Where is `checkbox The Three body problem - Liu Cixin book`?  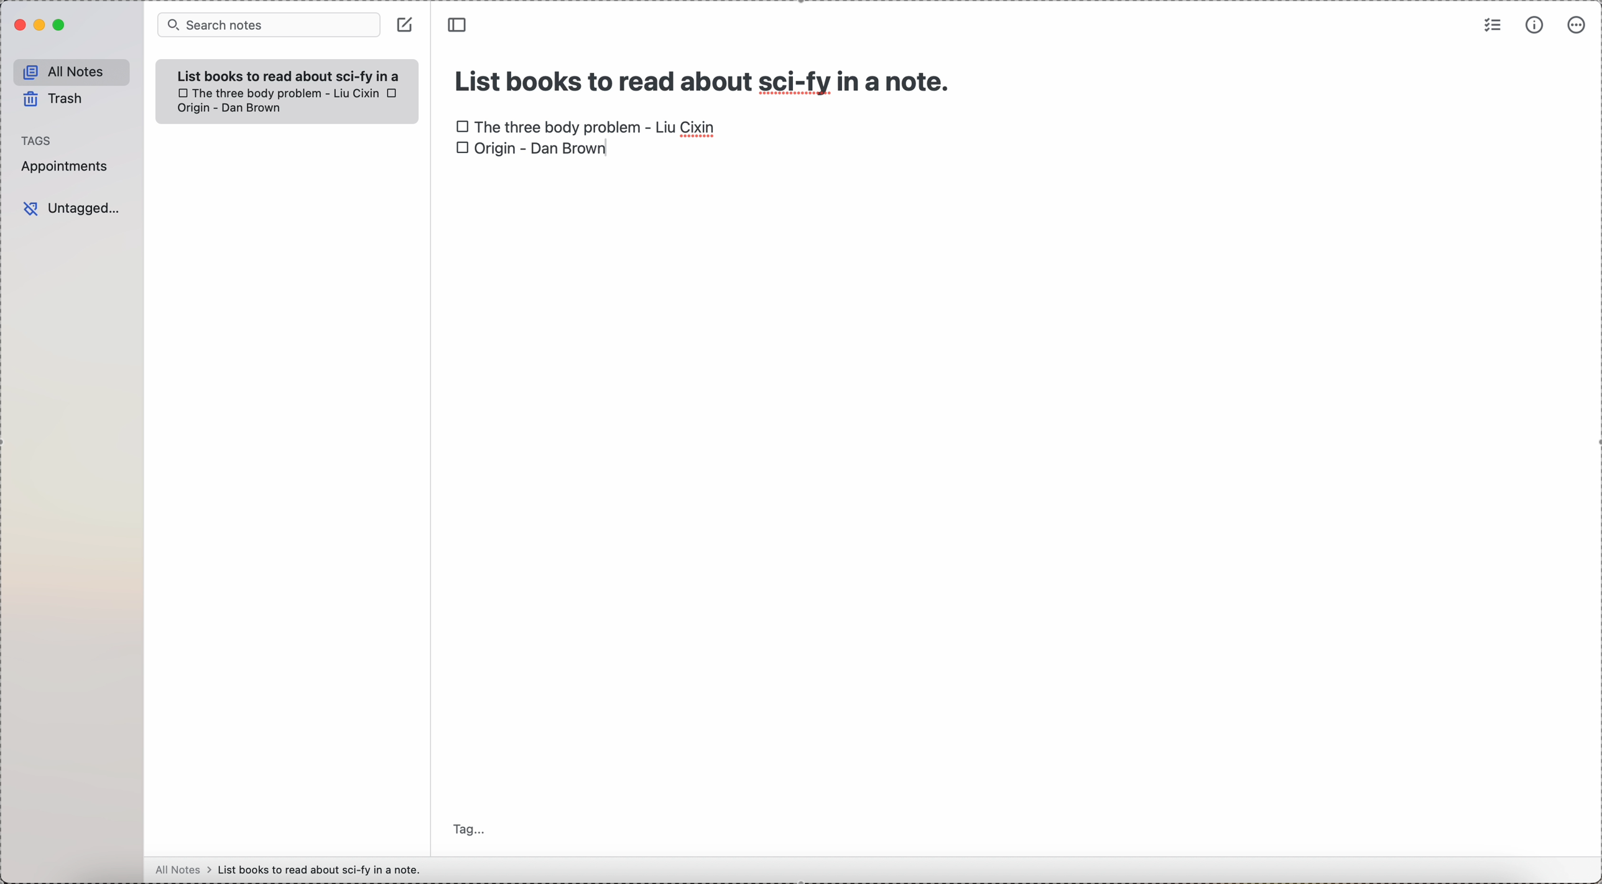
checkbox The Three body problem - Liu Cixin book is located at coordinates (277, 92).